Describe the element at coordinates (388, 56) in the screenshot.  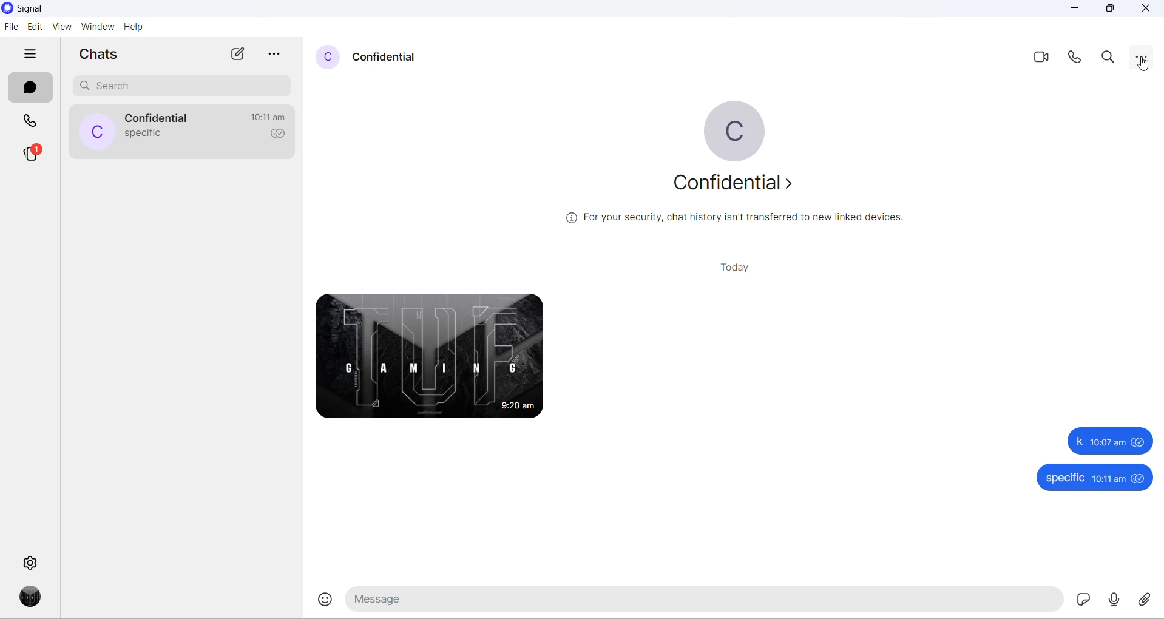
I see `contact name` at that location.